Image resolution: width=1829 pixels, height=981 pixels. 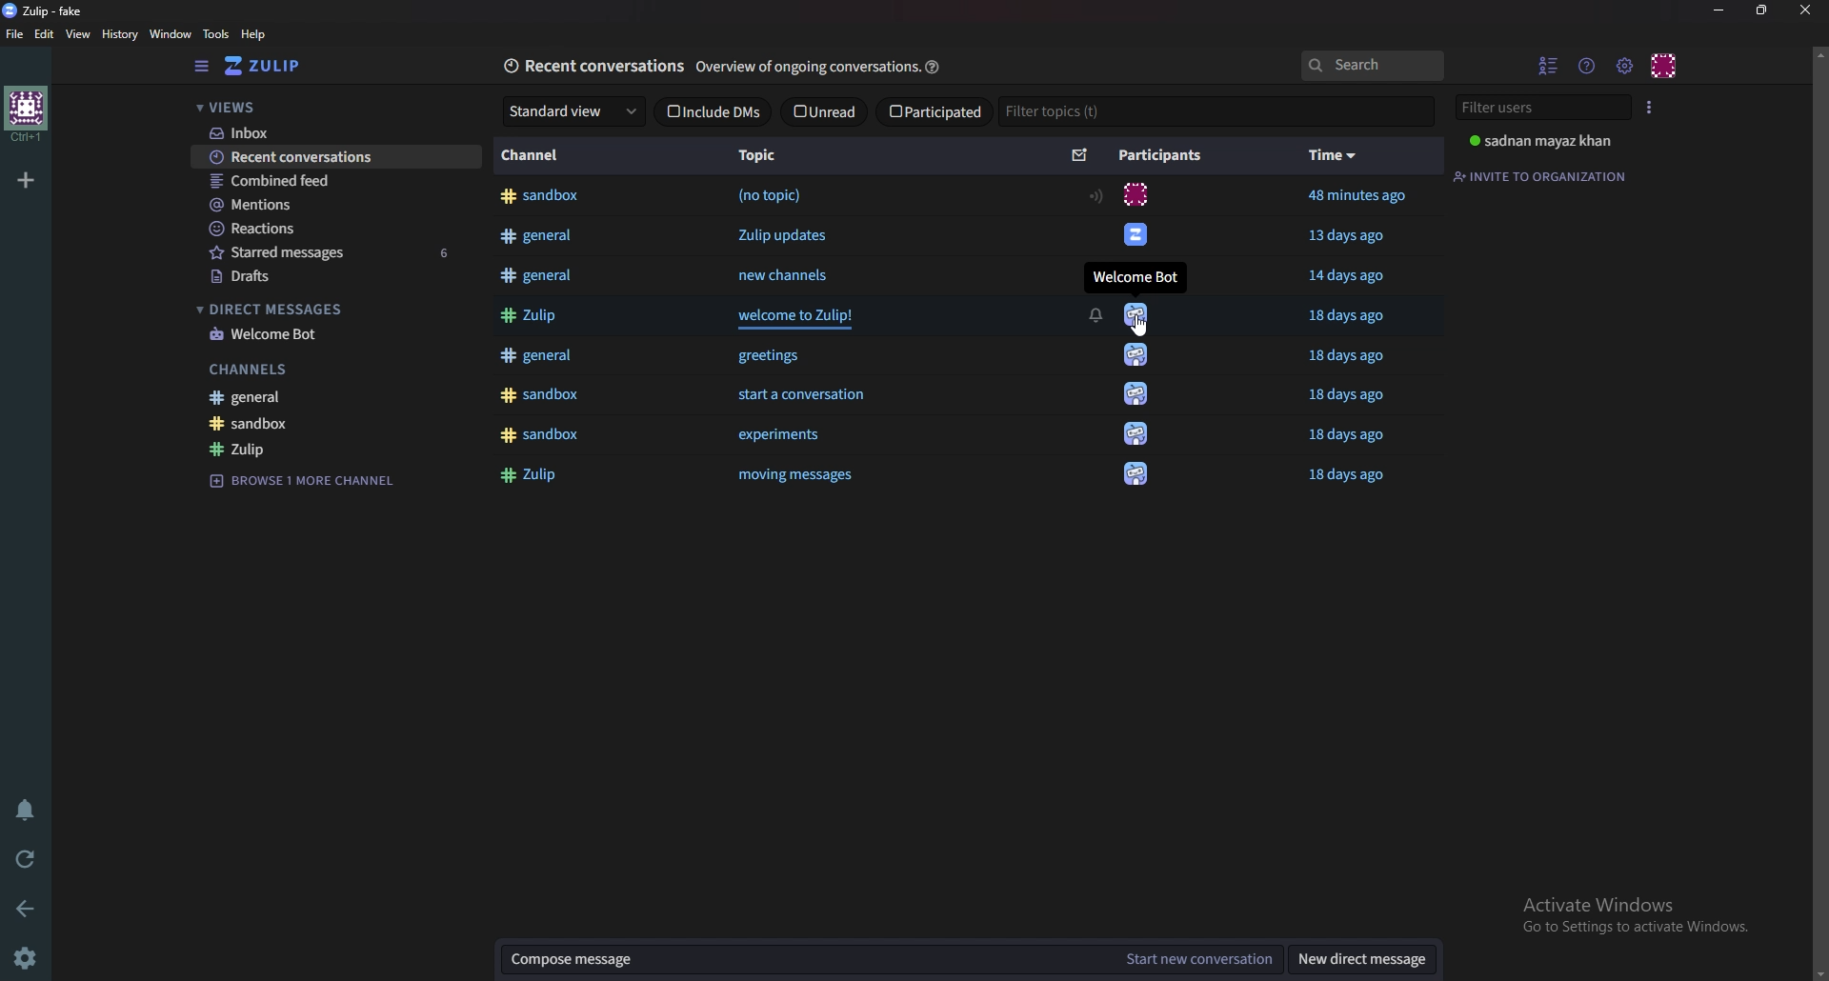 I want to click on Filter users, so click(x=1542, y=106).